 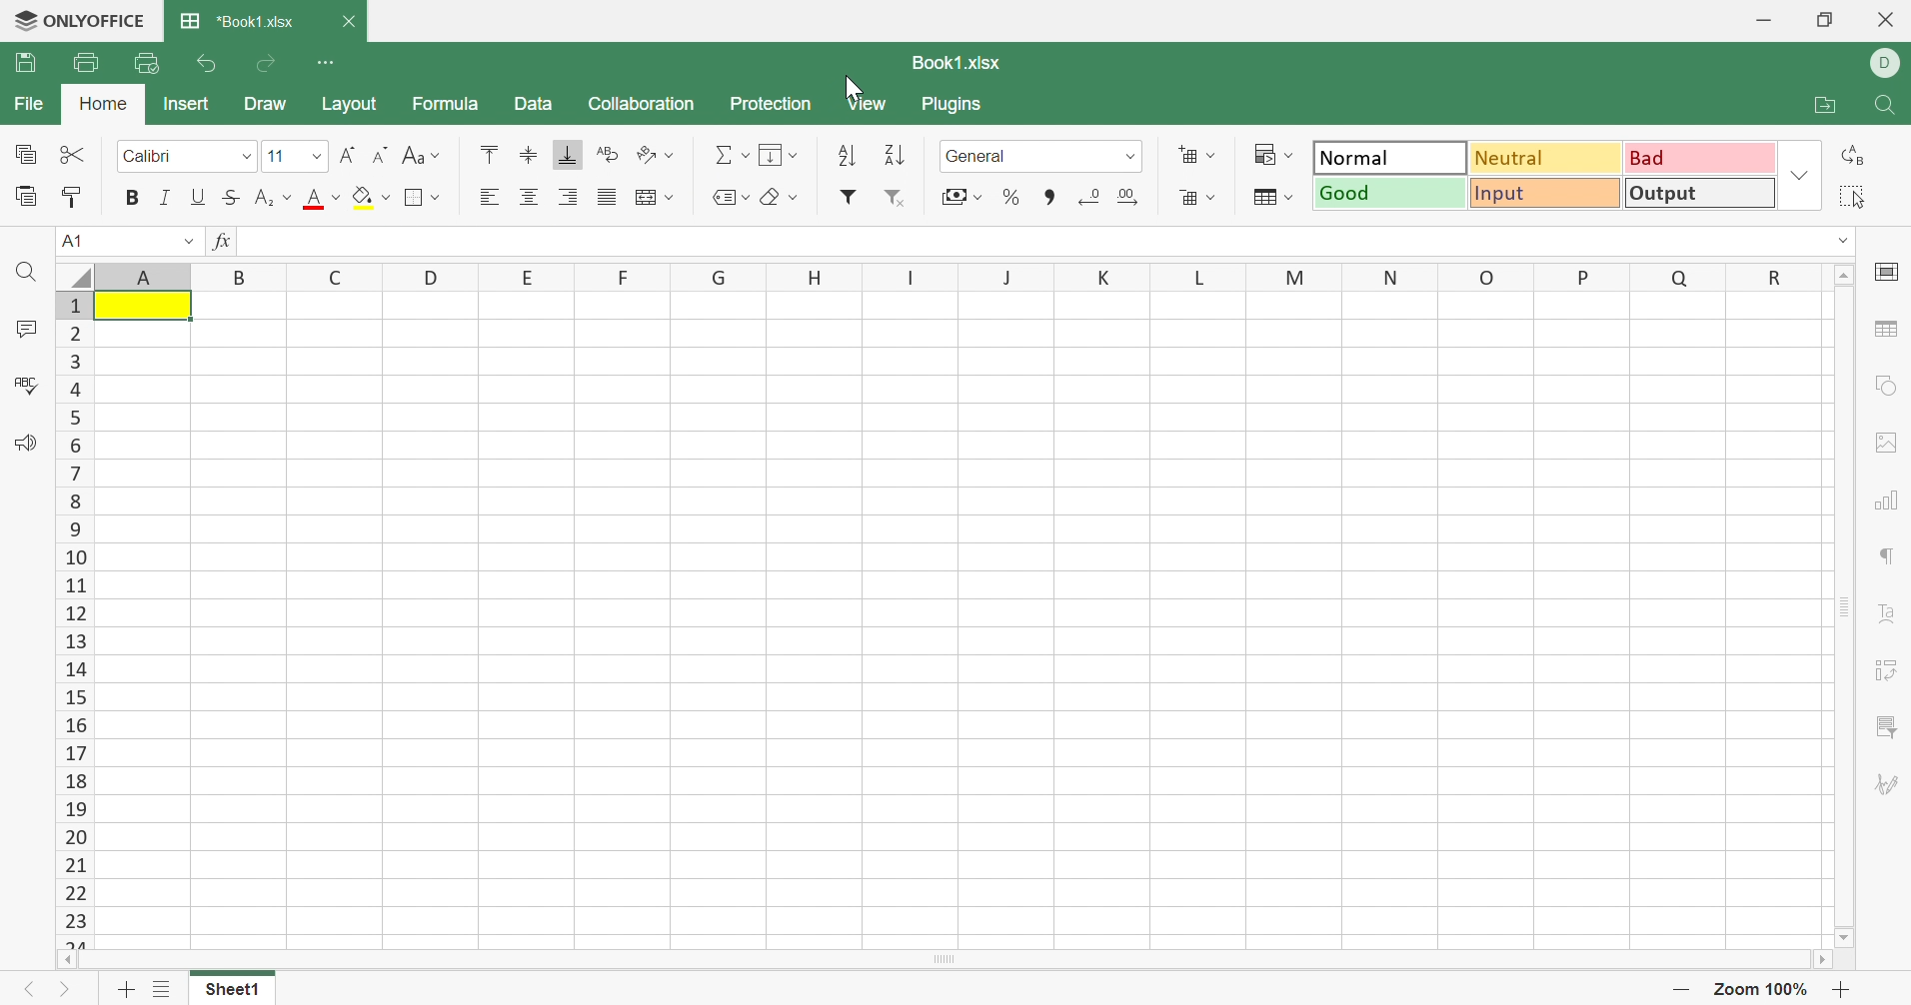 What do you see at coordinates (1547, 193) in the screenshot?
I see `Input` at bounding box center [1547, 193].